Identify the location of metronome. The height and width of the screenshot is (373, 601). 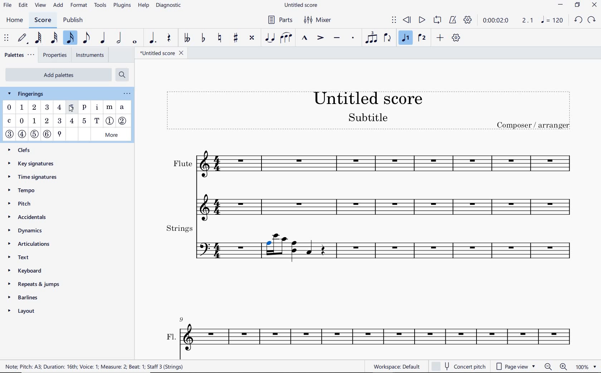
(453, 21).